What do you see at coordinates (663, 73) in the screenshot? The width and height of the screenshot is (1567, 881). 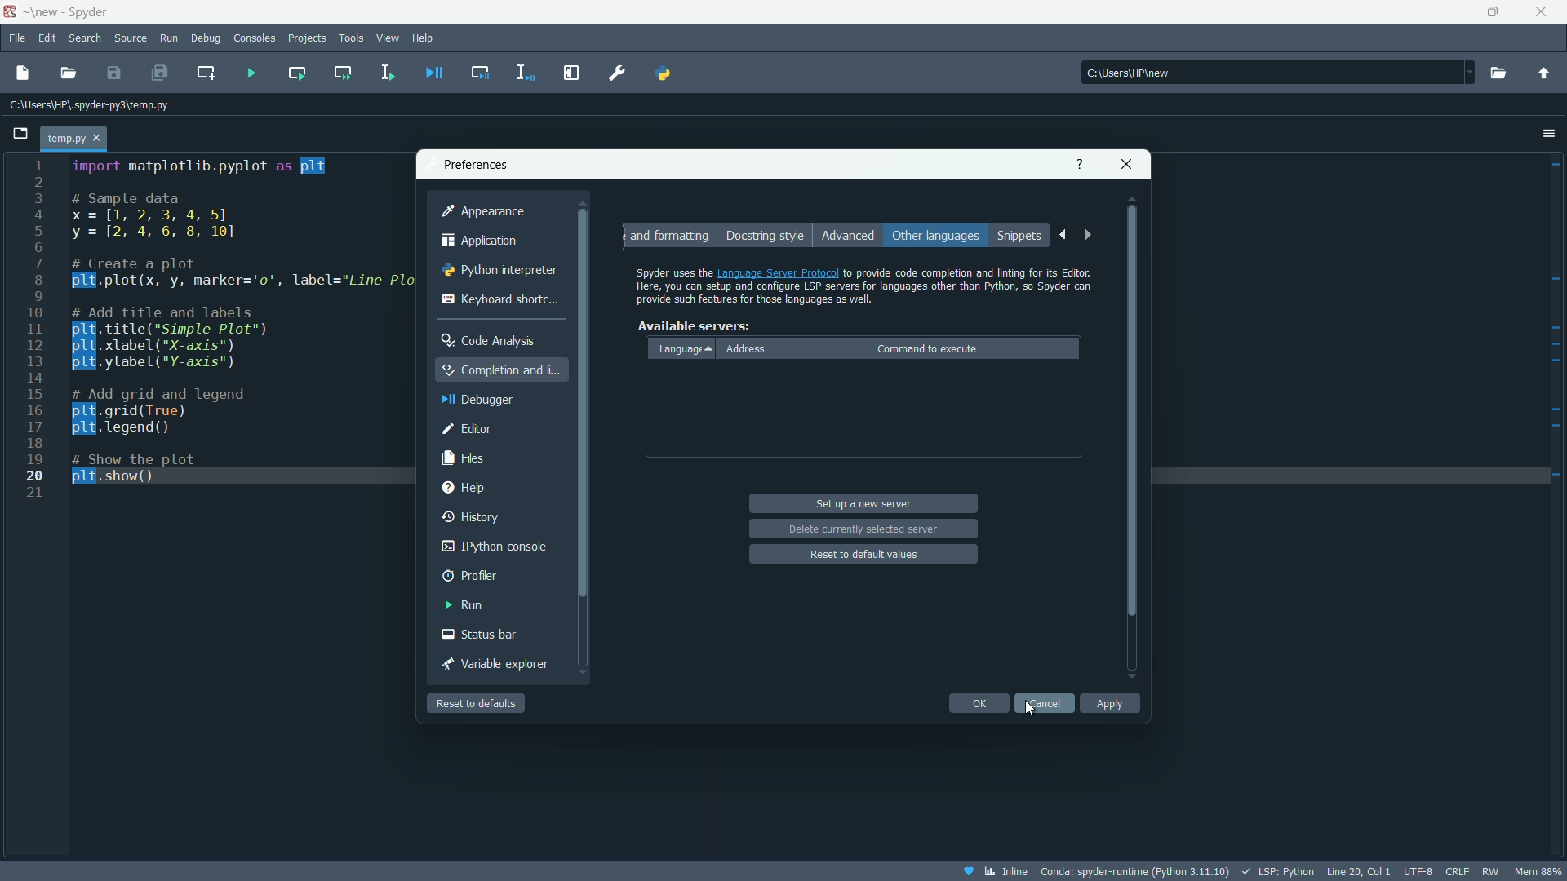 I see `python path manager` at bounding box center [663, 73].